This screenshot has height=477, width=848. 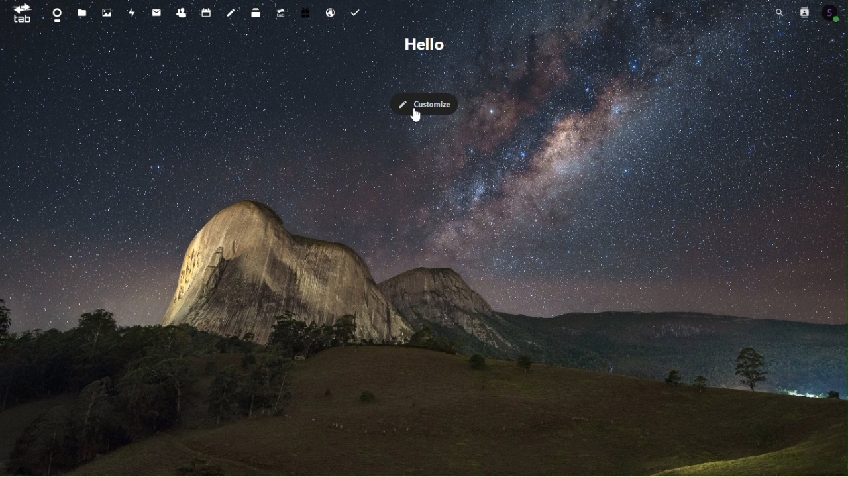 I want to click on Notes, so click(x=231, y=13).